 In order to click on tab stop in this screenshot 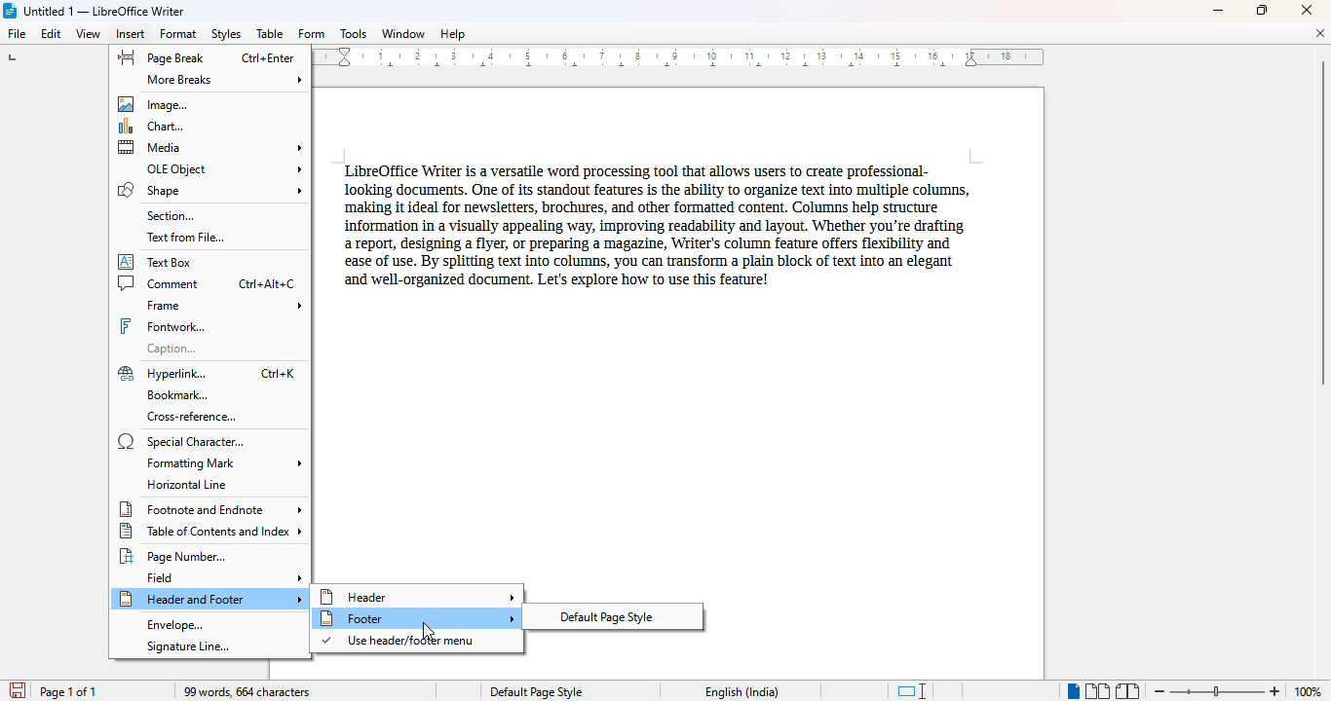, I will do `click(15, 59)`.